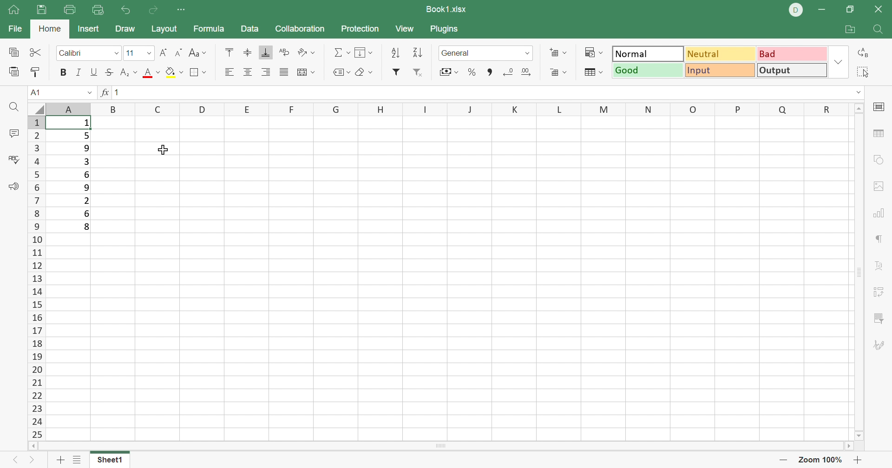 Image resolution: width=892 pixels, height=468 pixels. What do you see at coordinates (150, 54) in the screenshot?
I see `Drop Down` at bounding box center [150, 54].